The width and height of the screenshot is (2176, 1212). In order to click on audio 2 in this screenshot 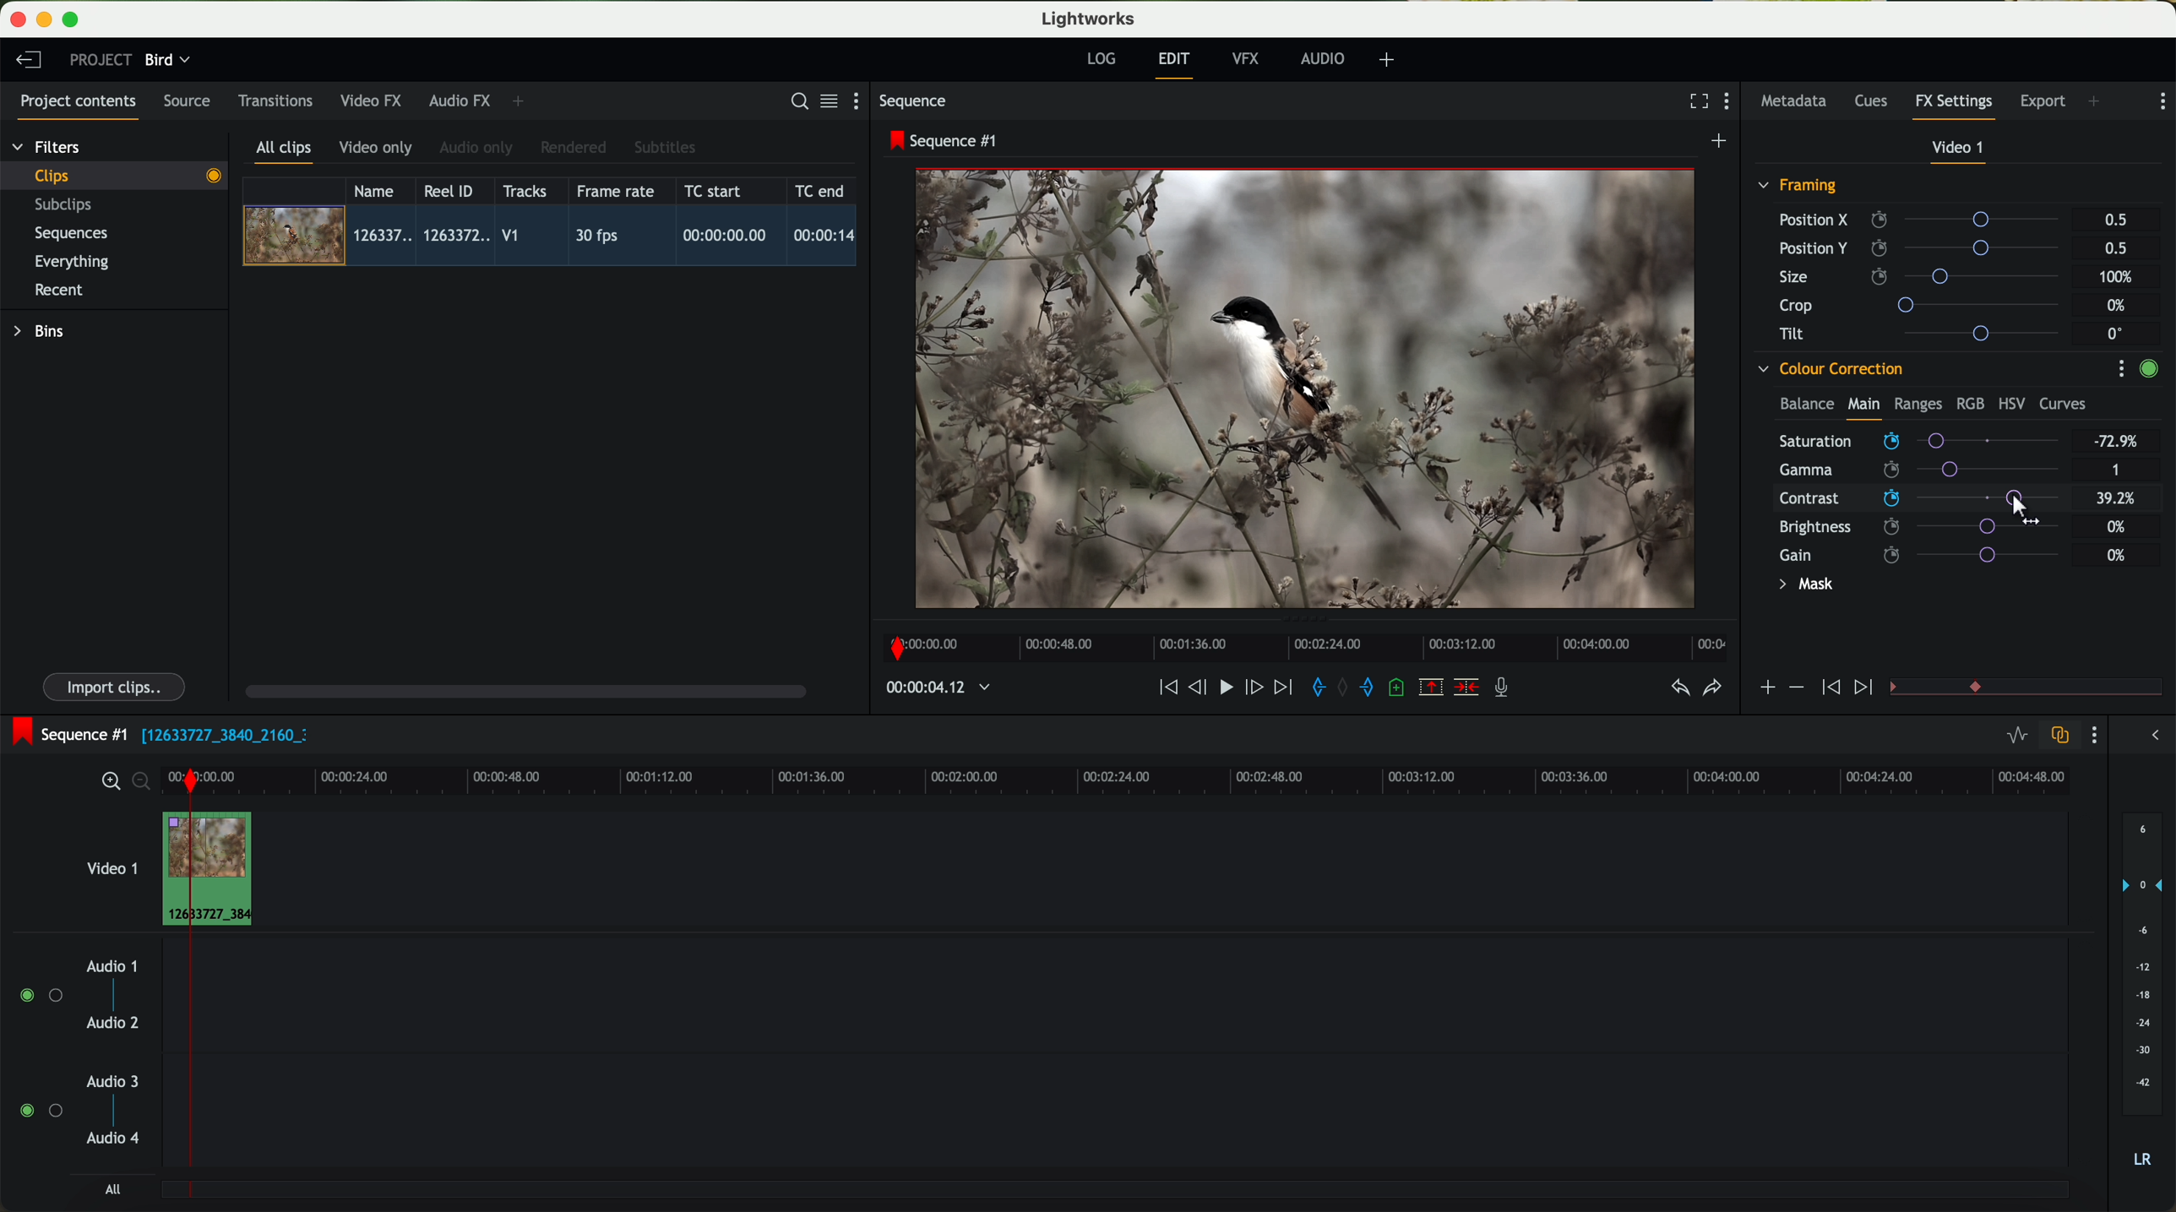, I will do `click(114, 1024)`.